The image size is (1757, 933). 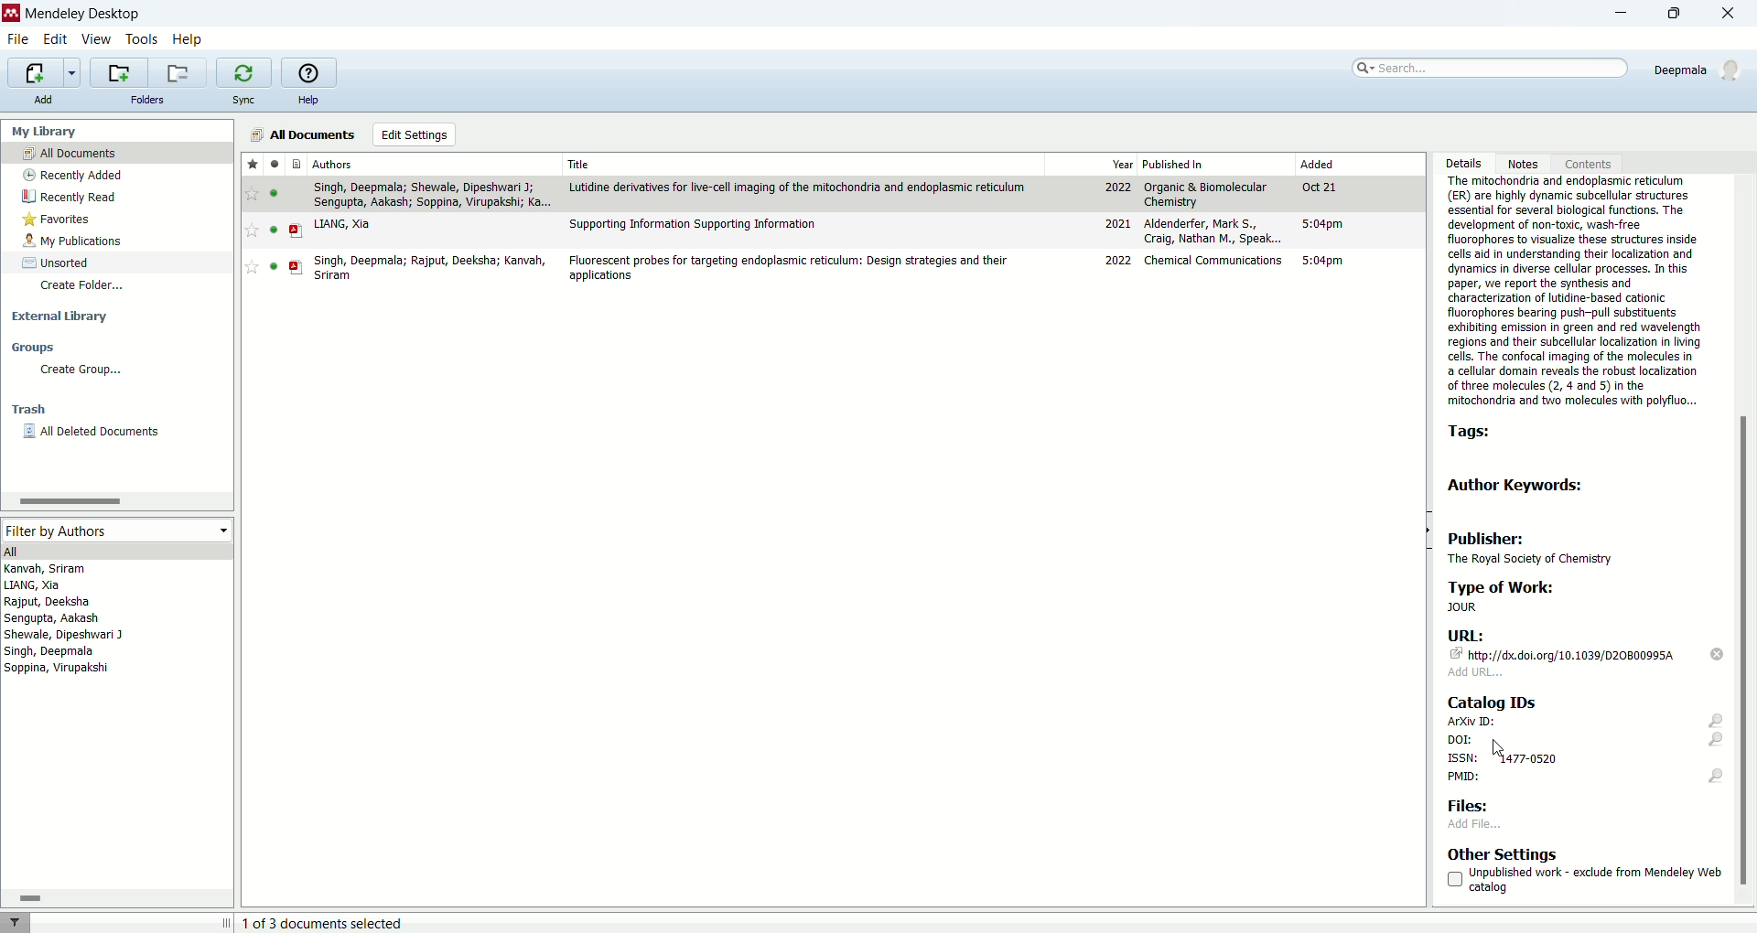 I want to click on vertical scroll bar, so click(x=1746, y=540).